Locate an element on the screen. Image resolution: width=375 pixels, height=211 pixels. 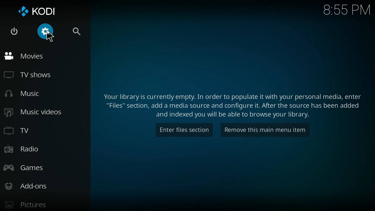
music videos is located at coordinates (37, 115).